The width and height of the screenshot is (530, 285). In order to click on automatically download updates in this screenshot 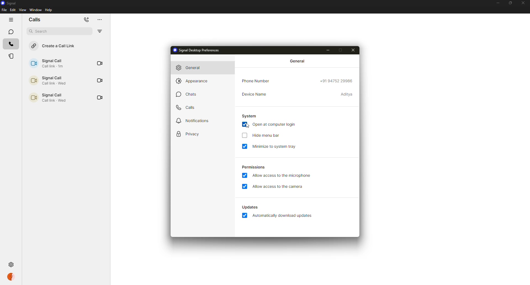, I will do `click(283, 216)`.